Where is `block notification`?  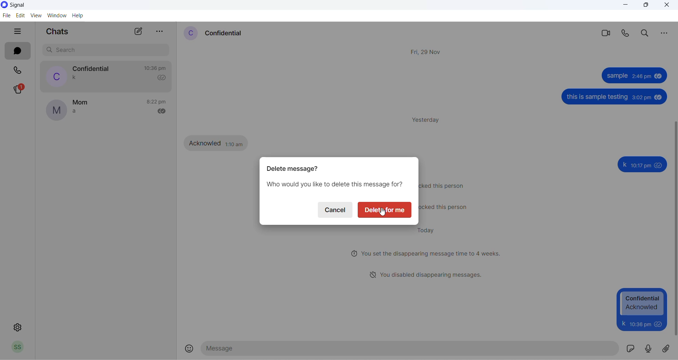 block notification is located at coordinates (453, 185).